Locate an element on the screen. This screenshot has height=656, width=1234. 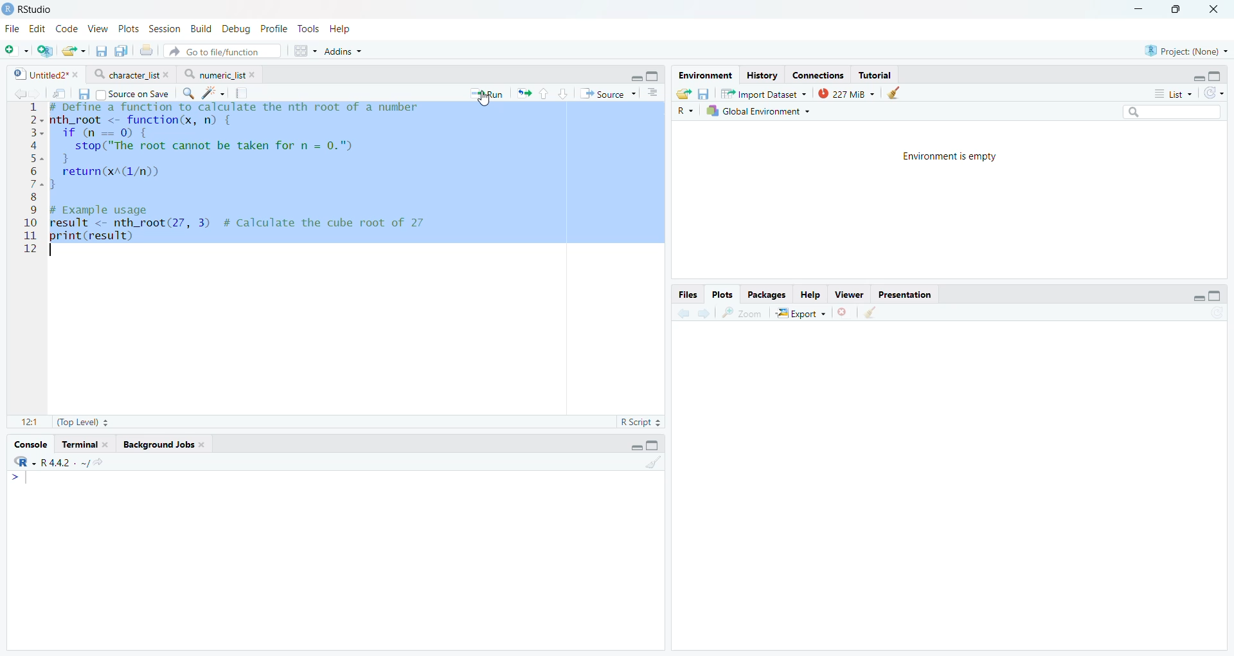
Plots is located at coordinates (722, 293).